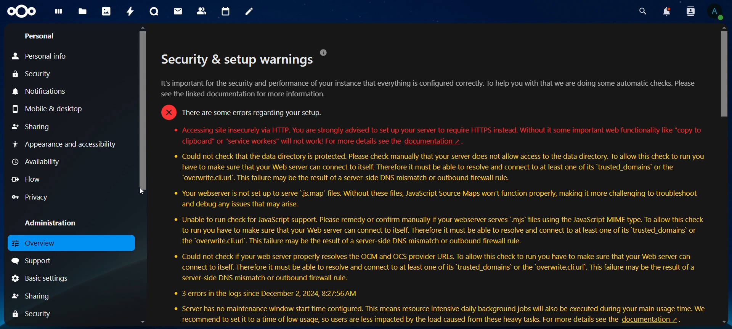 The width and height of the screenshot is (732, 329). I want to click on support, so click(34, 261).